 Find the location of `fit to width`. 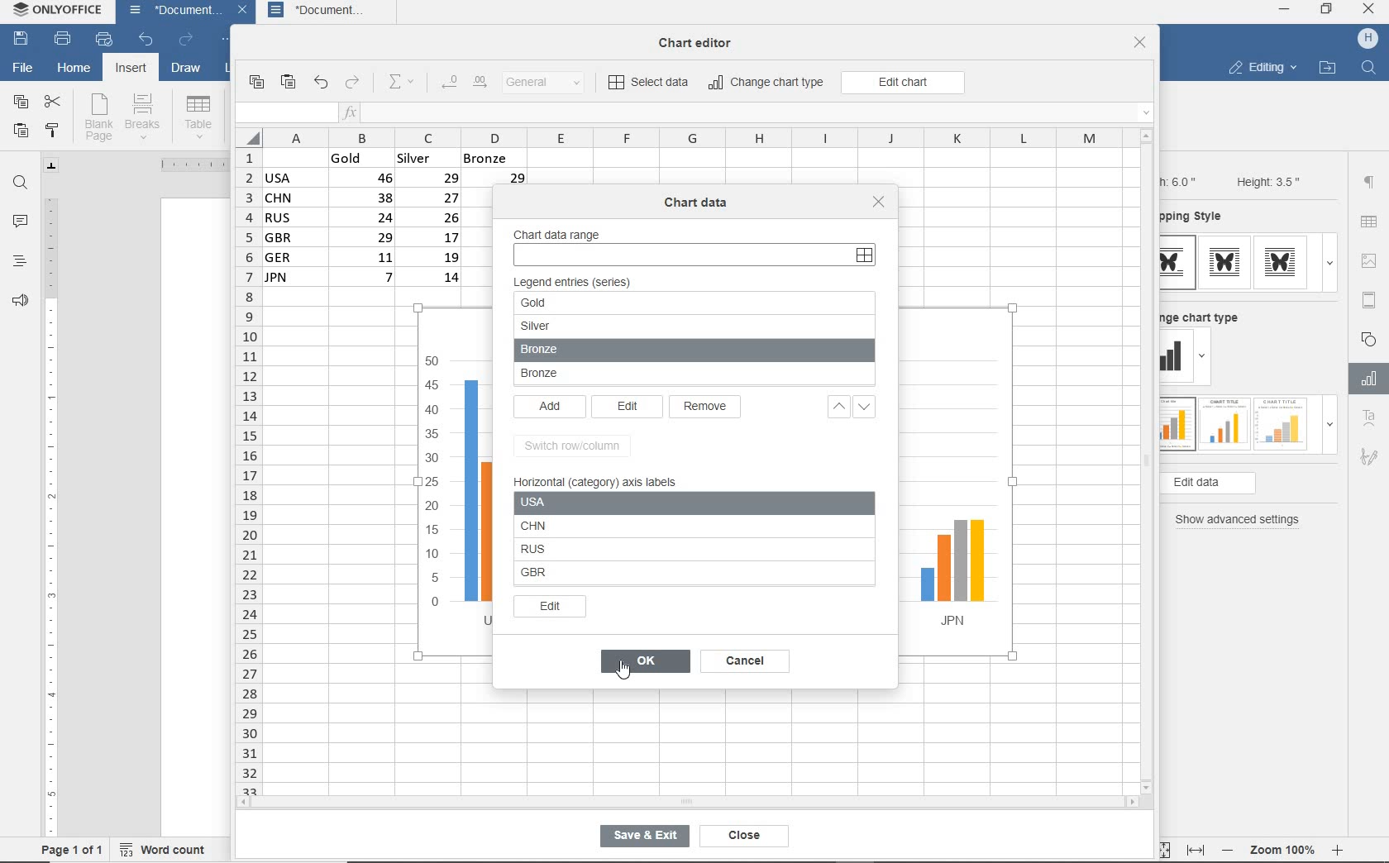

fit to width is located at coordinates (1195, 850).